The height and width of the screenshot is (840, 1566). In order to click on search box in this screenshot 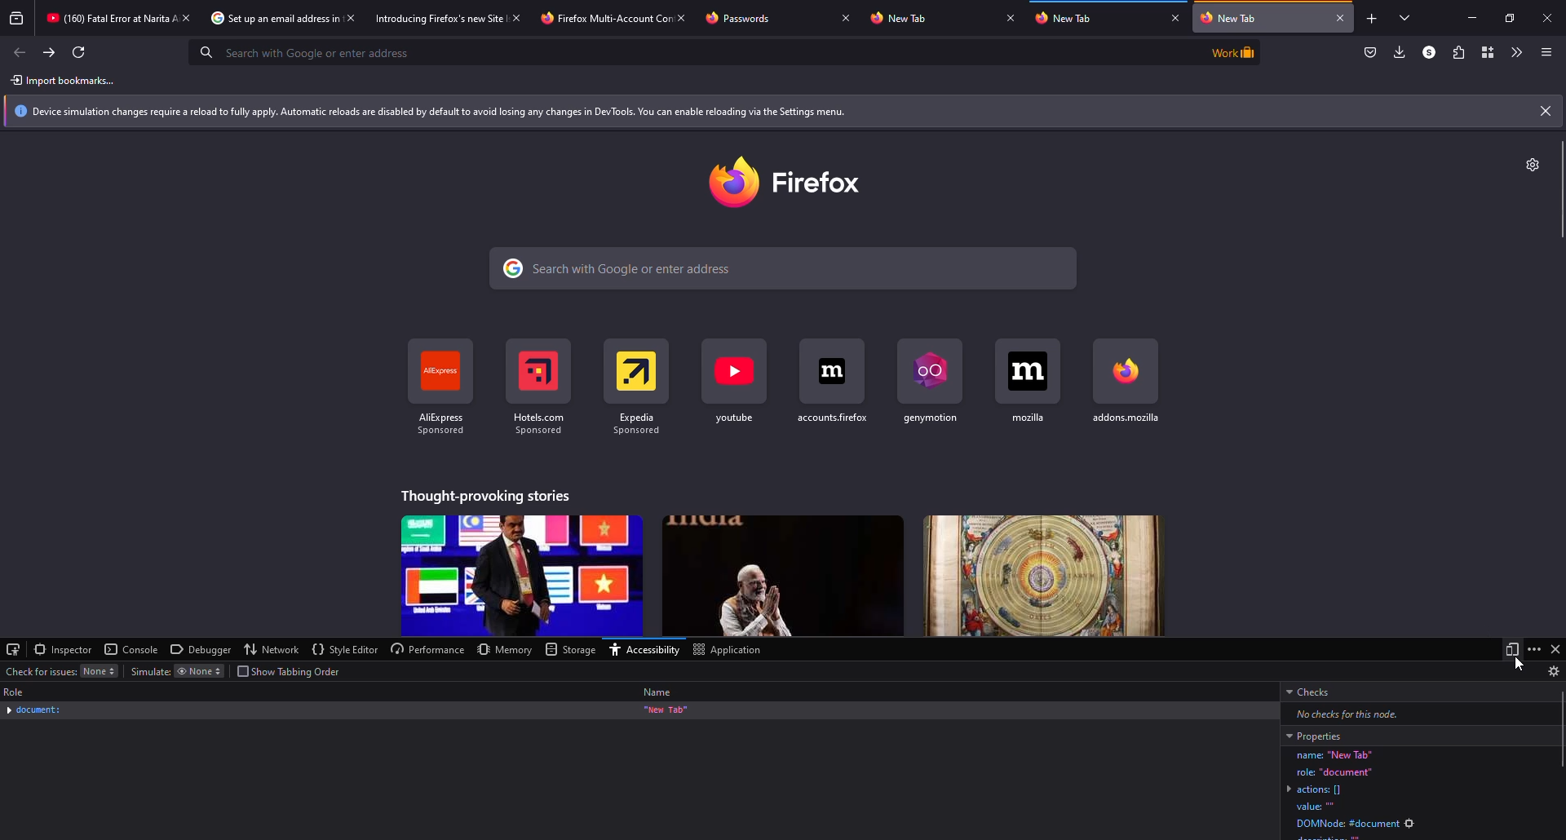, I will do `click(690, 51)`.